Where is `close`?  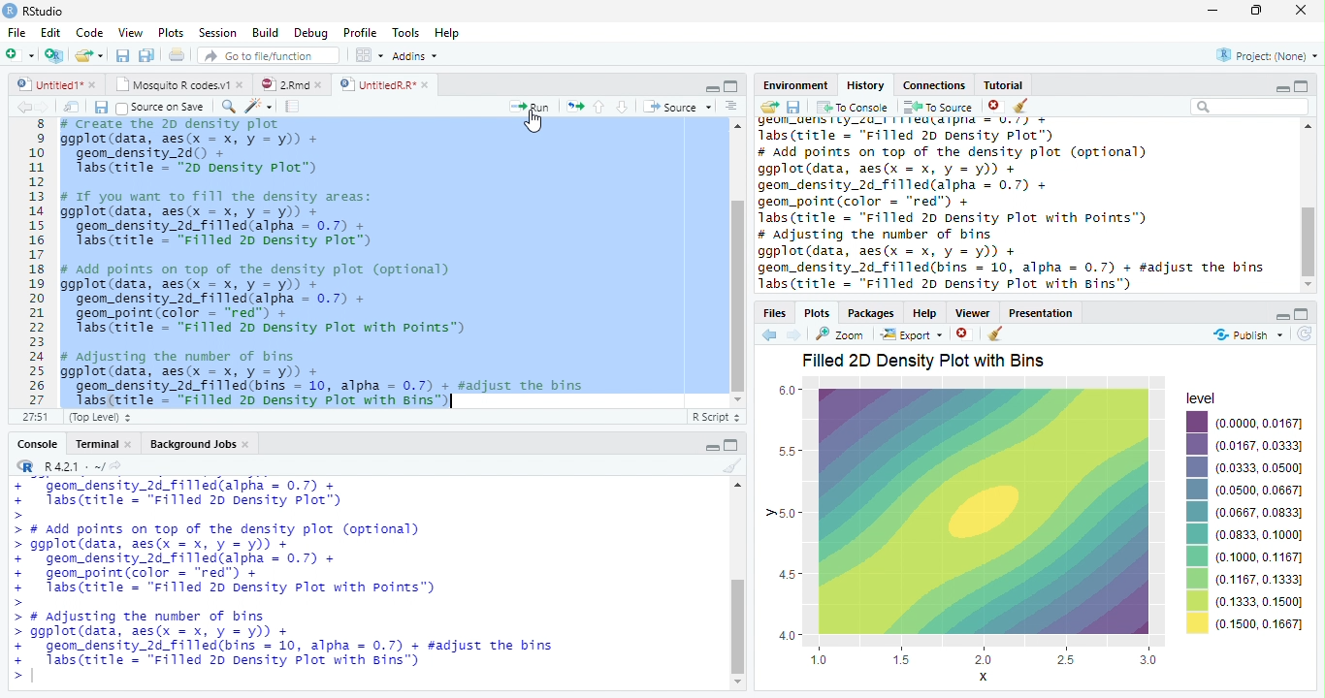
close is located at coordinates (132, 444).